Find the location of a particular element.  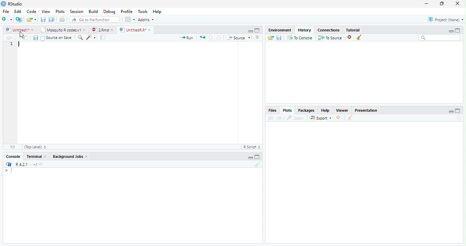

Help is located at coordinates (157, 11).